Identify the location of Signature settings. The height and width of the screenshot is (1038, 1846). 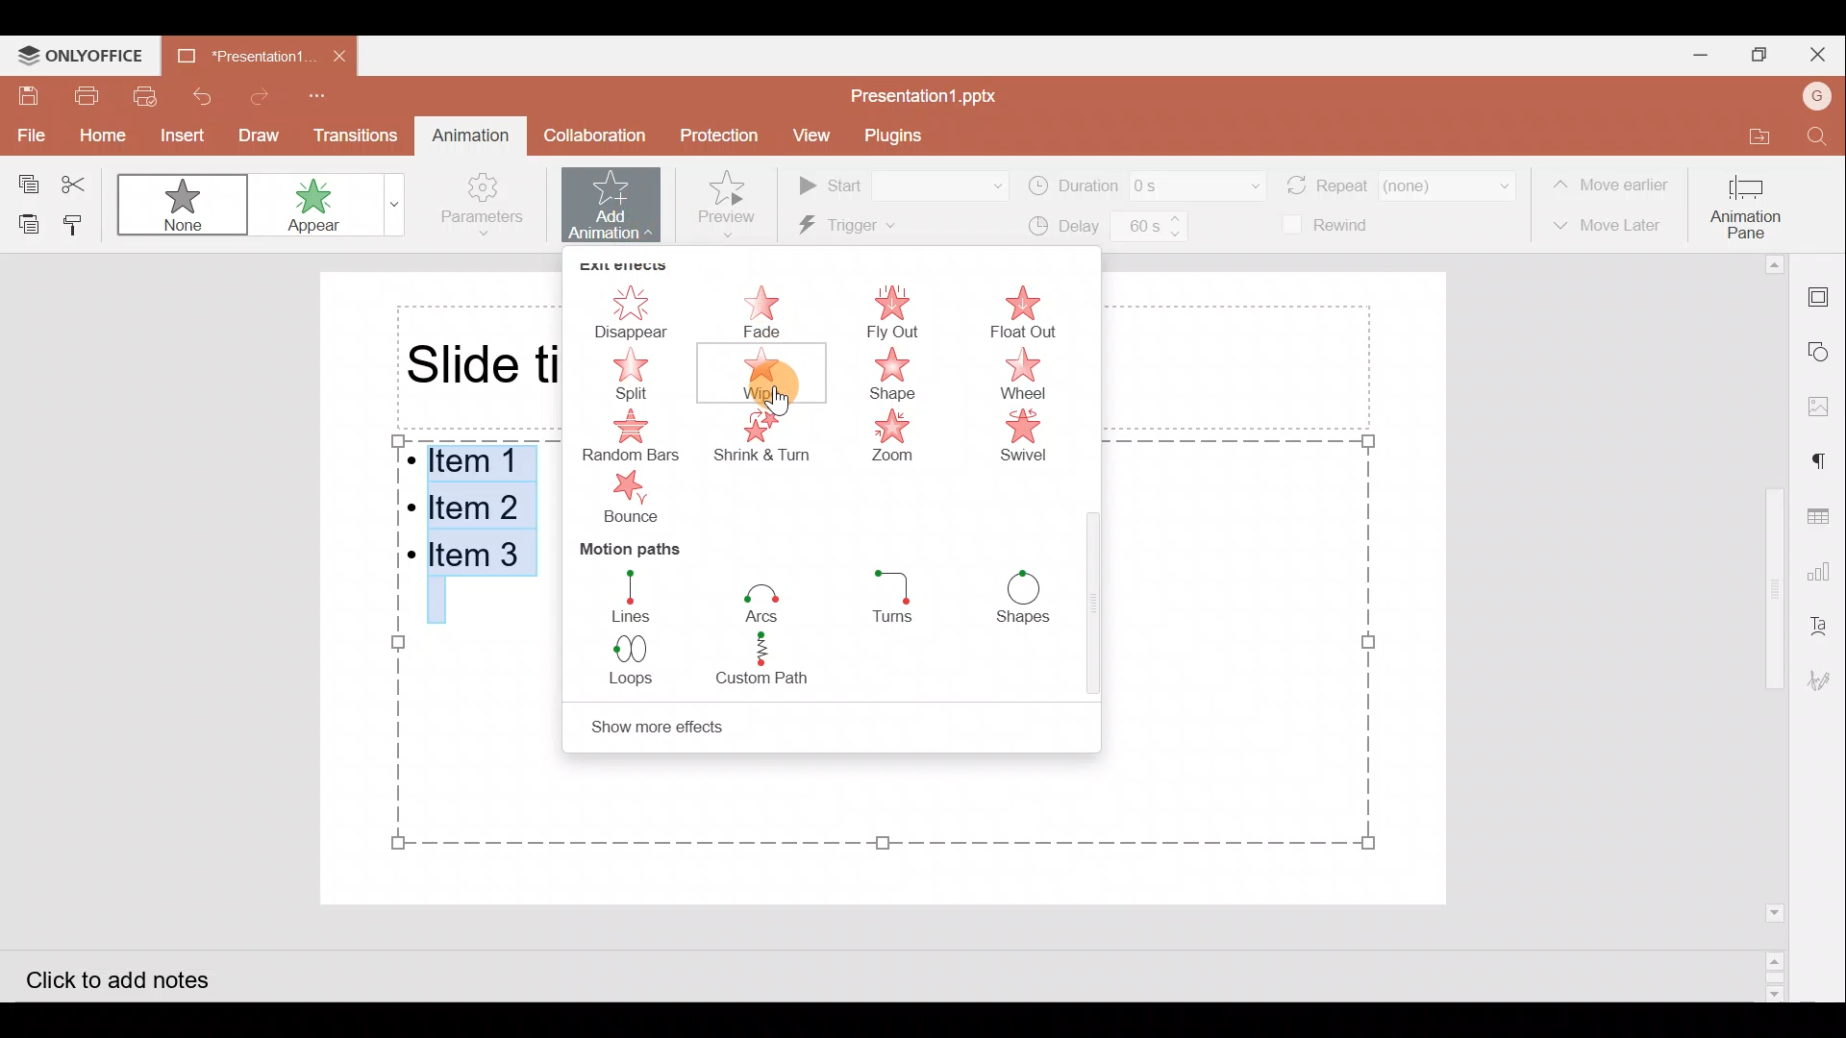
(1827, 686).